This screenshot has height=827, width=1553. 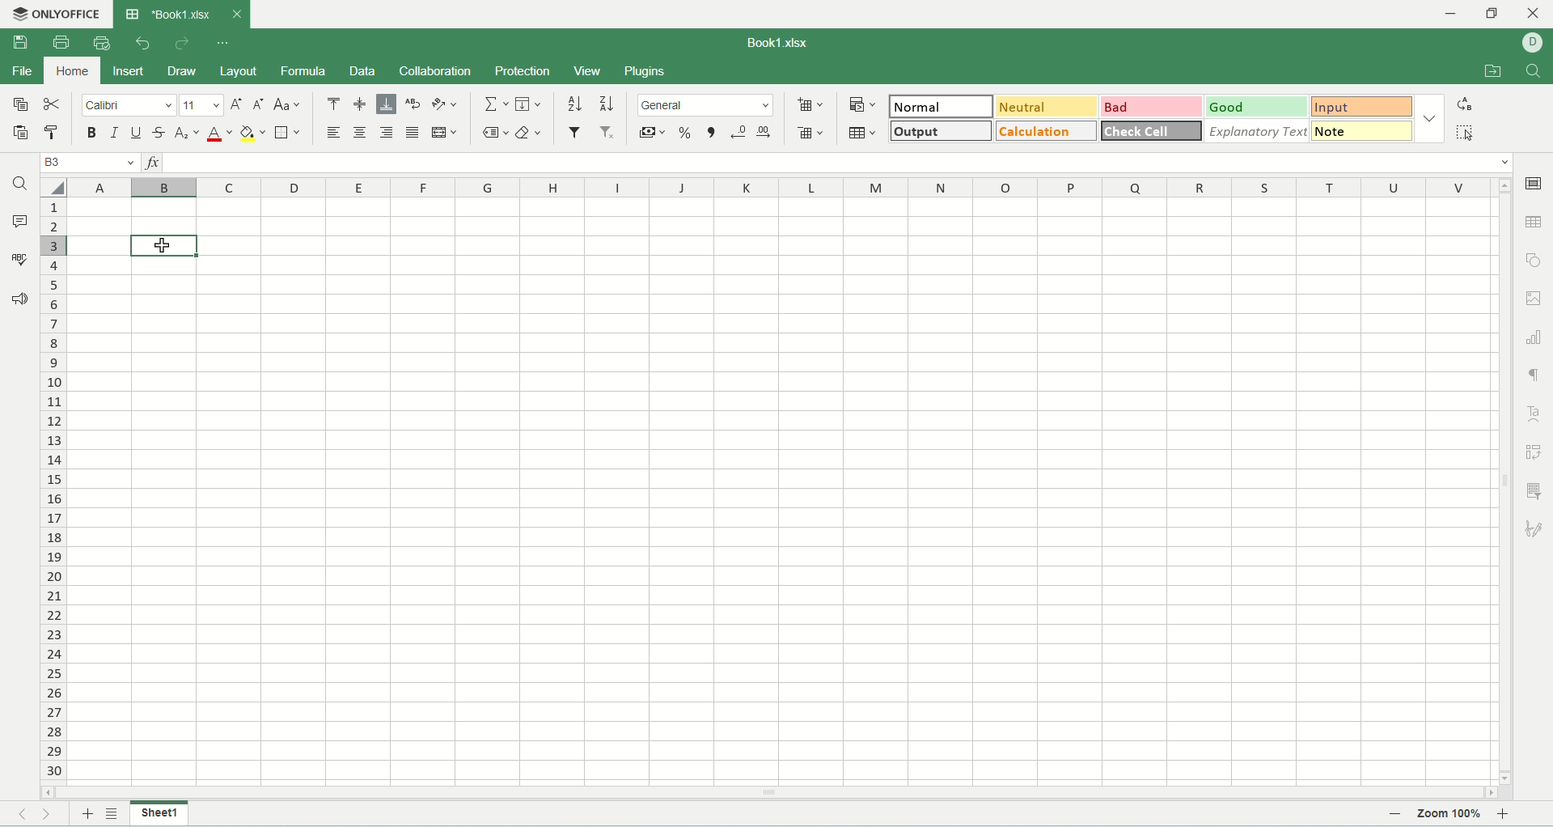 What do you see at coordinates (161, 134) in the screenshot?
I see `strikethrough` at bounding box center [161, 134].